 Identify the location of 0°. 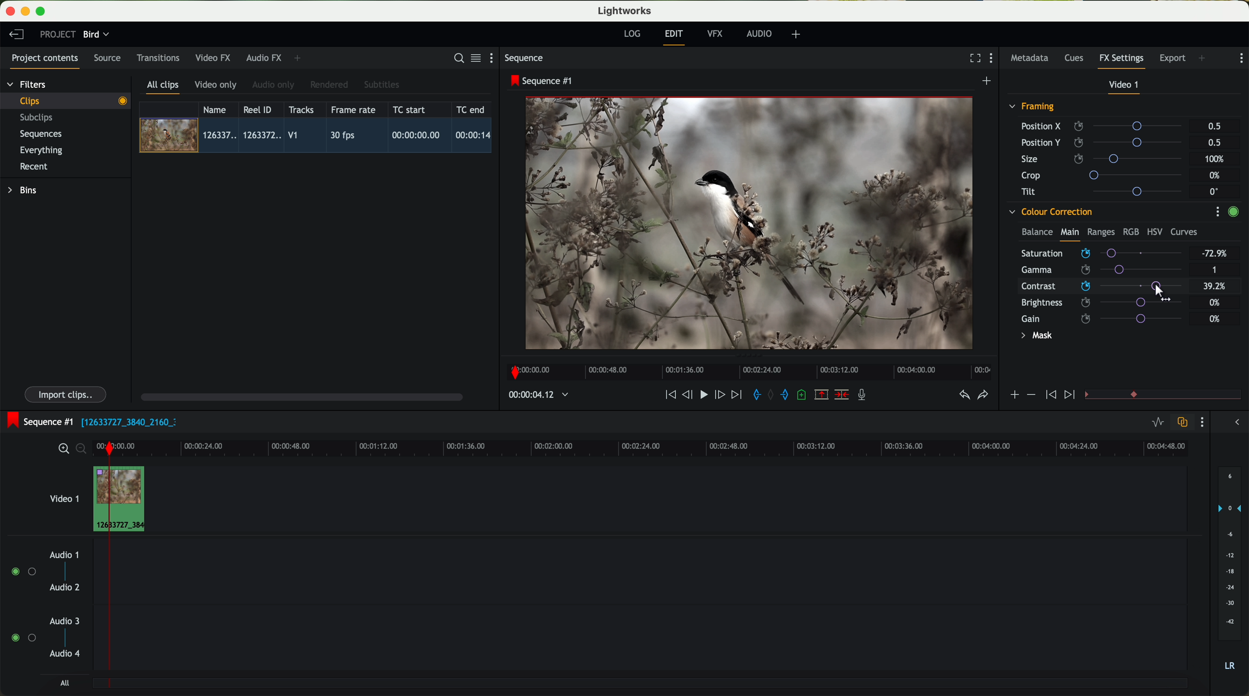
(1215, 191).